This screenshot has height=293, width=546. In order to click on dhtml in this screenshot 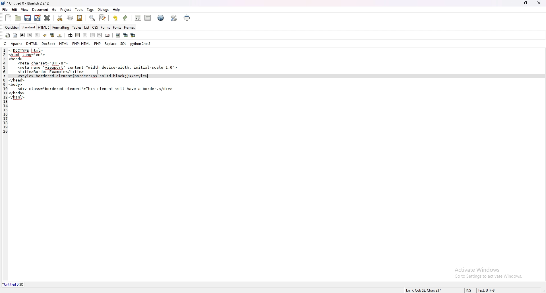, I will do `click(32, 43)`.